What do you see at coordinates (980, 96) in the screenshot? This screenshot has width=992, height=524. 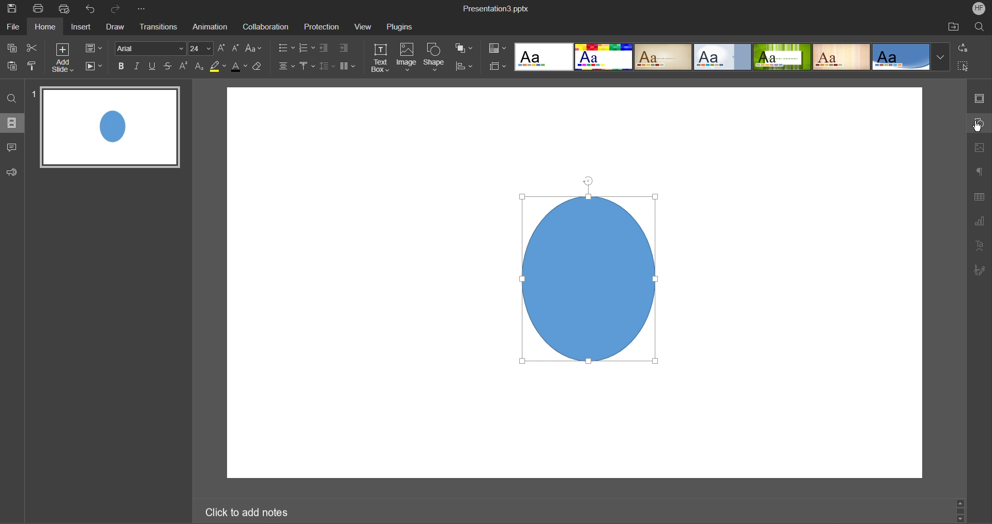 I see `Slide Settings` at bounding box center [980, 96].